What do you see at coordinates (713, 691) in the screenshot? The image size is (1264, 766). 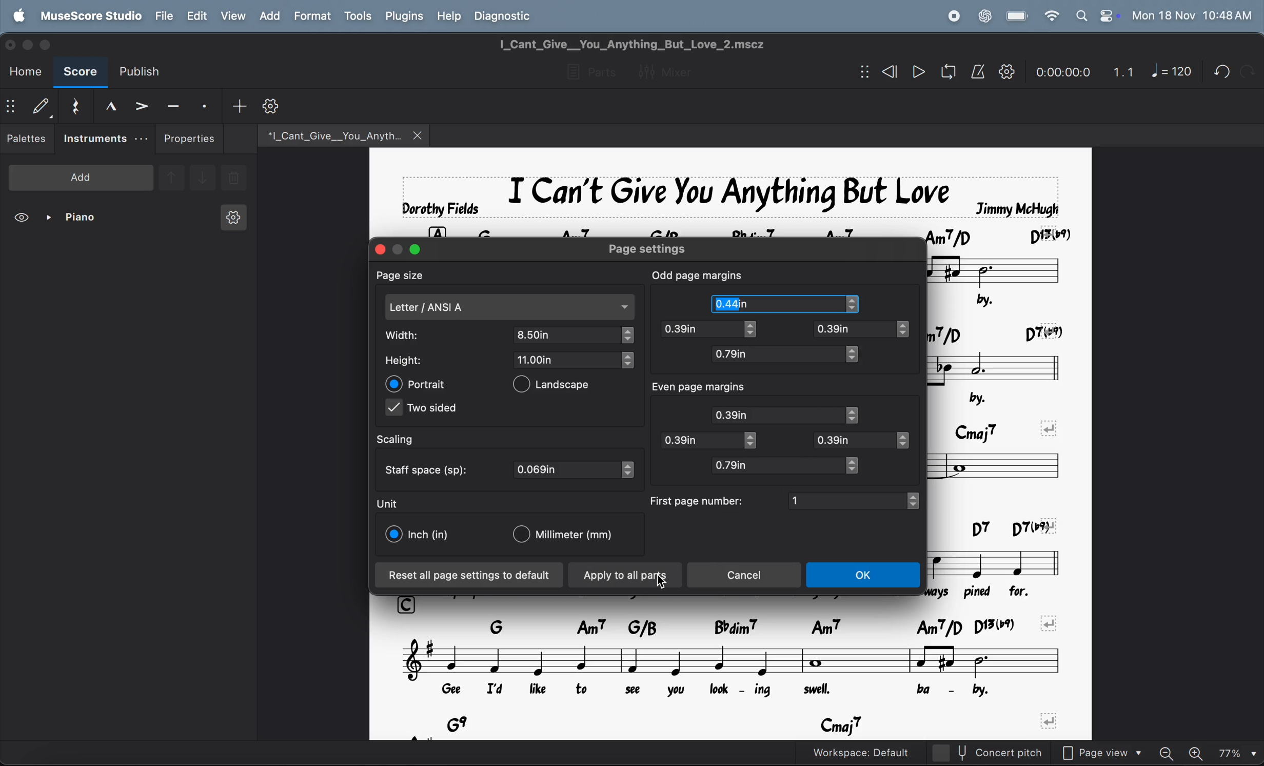 I see `lyrics` at bounding box center [713, 691].